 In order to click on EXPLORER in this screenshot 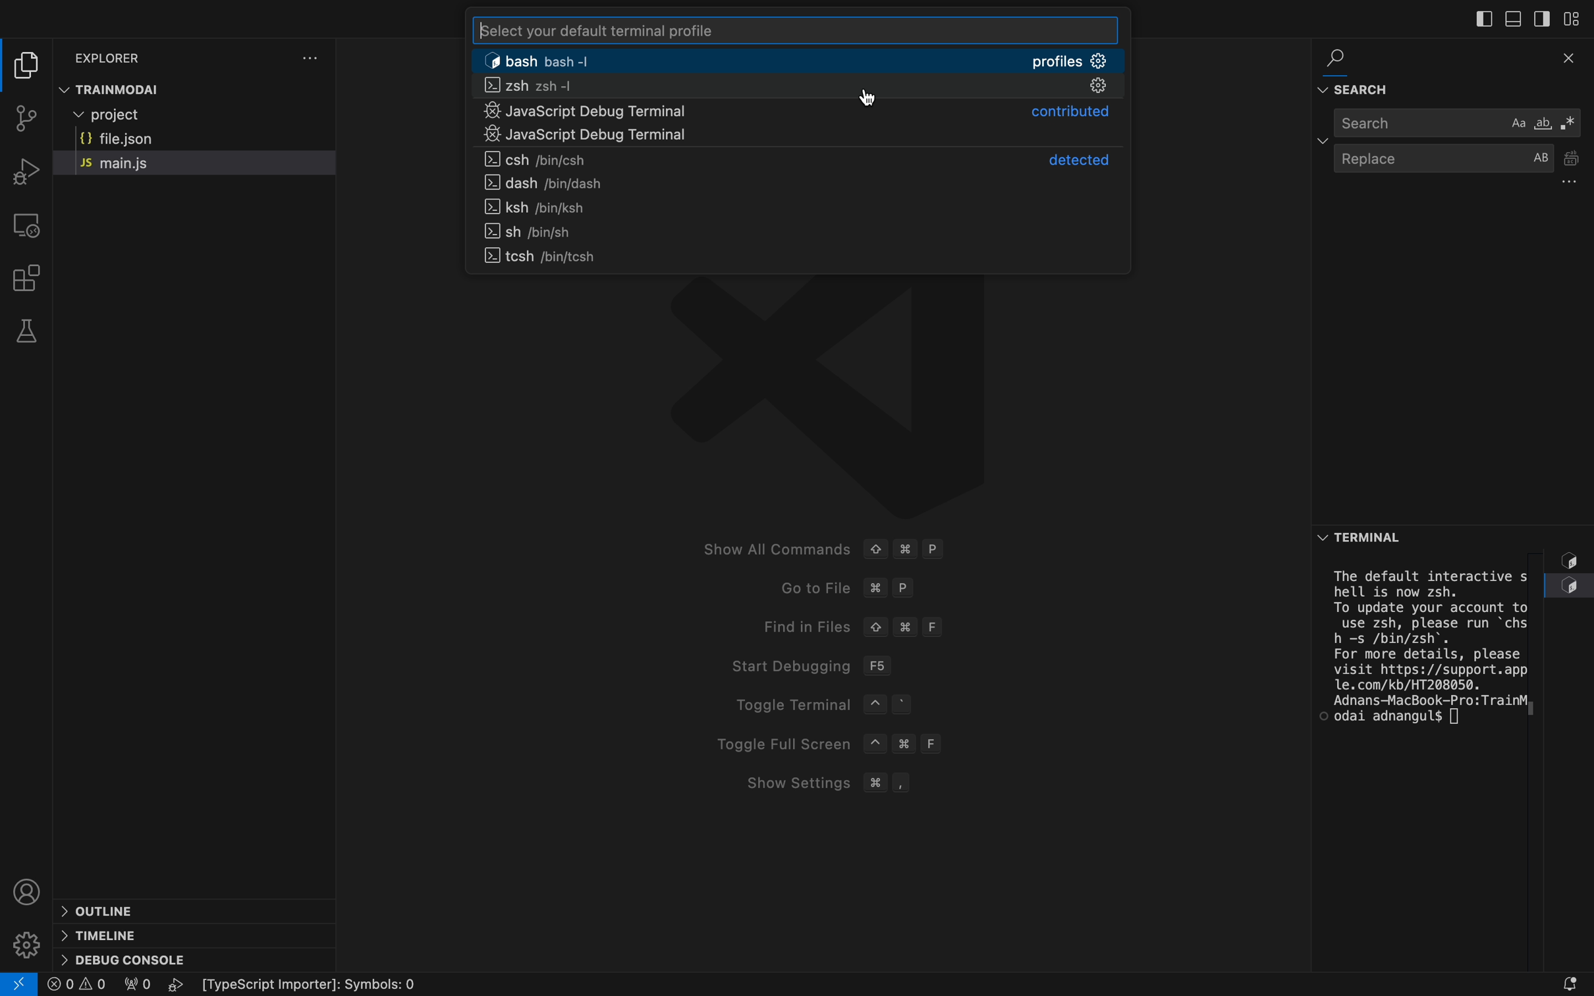, I will do `click(131, 54)`.